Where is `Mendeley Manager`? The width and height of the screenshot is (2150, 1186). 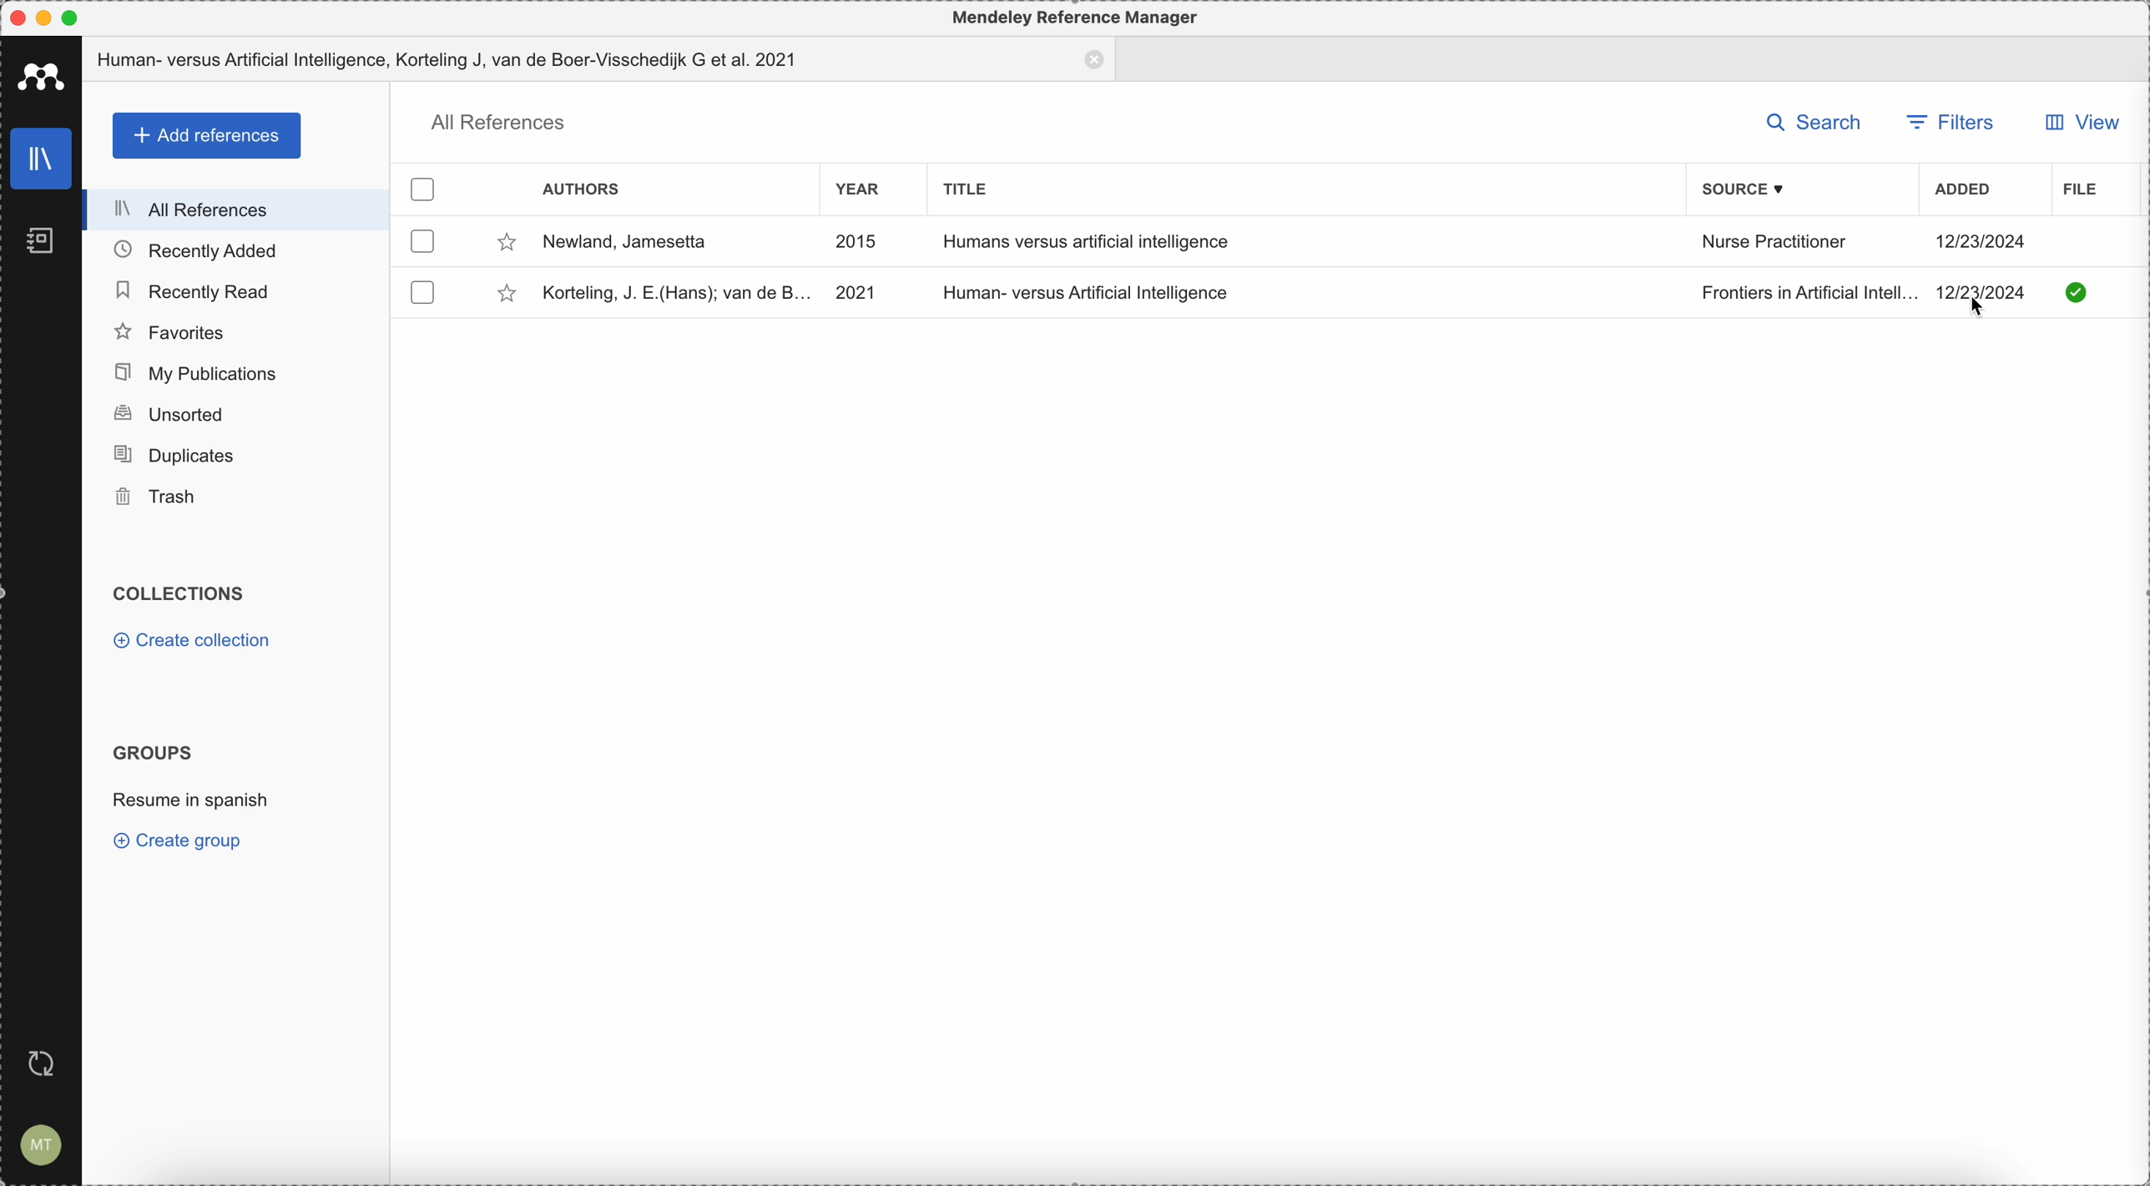
Mendeley Manager is located at coordinates (1078, 19).